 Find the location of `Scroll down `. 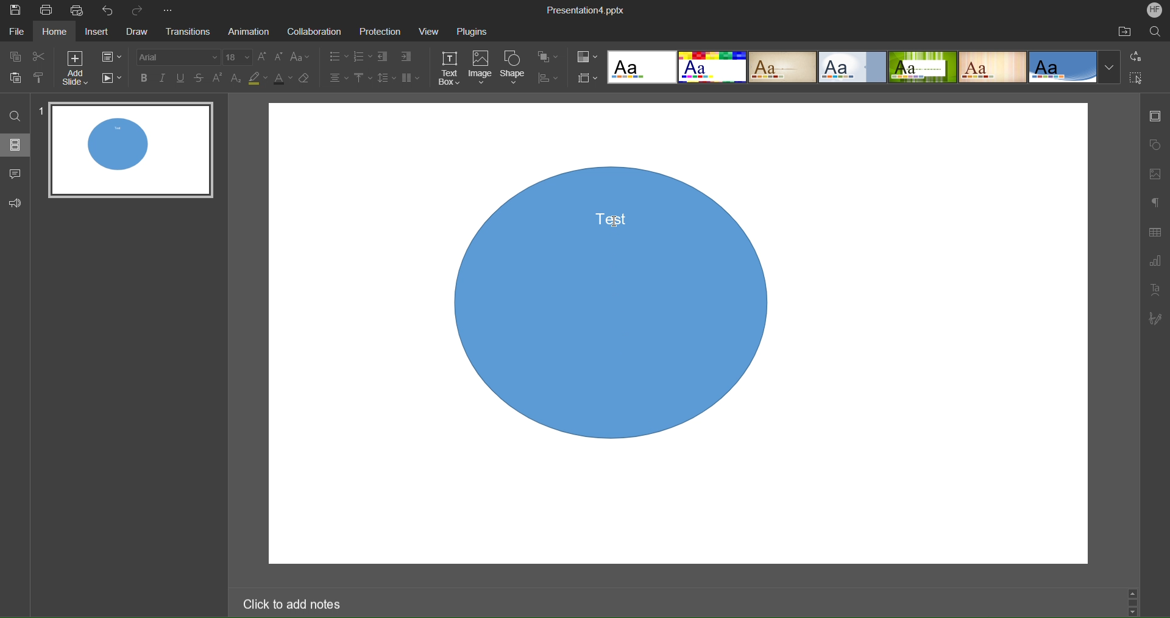

Scroll down  is located at coordinates (1134, 614).